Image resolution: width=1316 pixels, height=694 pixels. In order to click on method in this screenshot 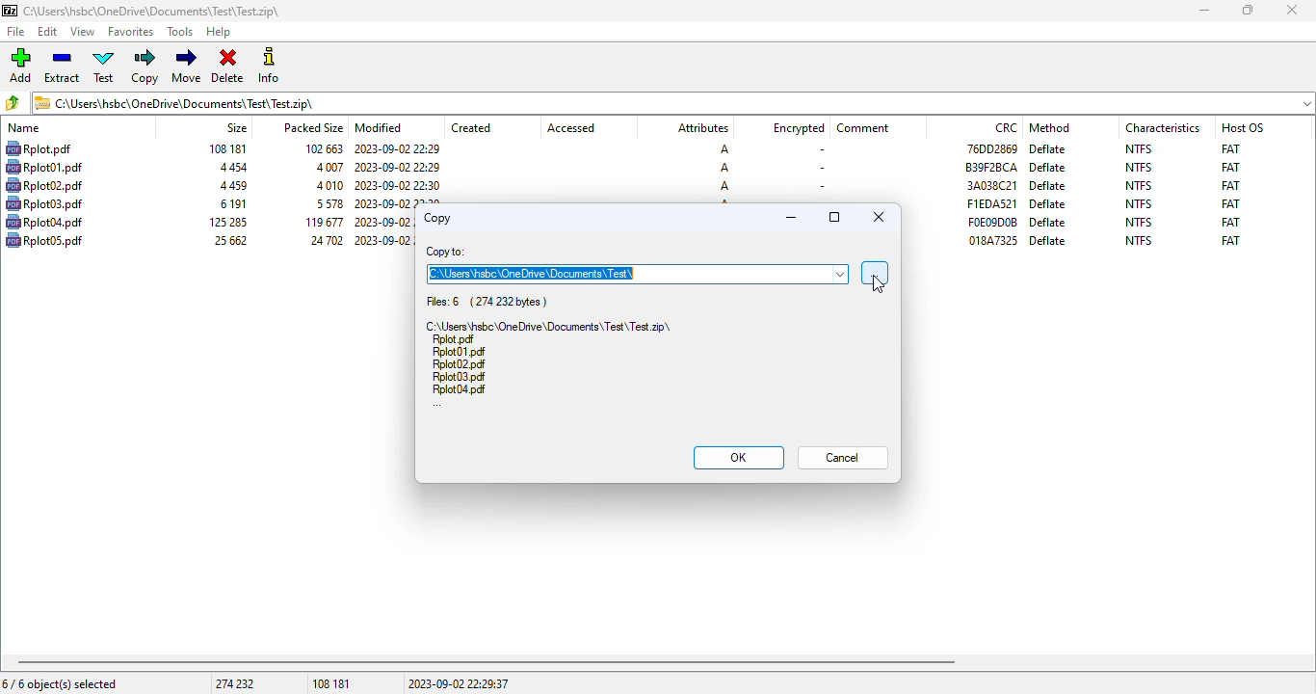, I will do `click(1049, 127)`.